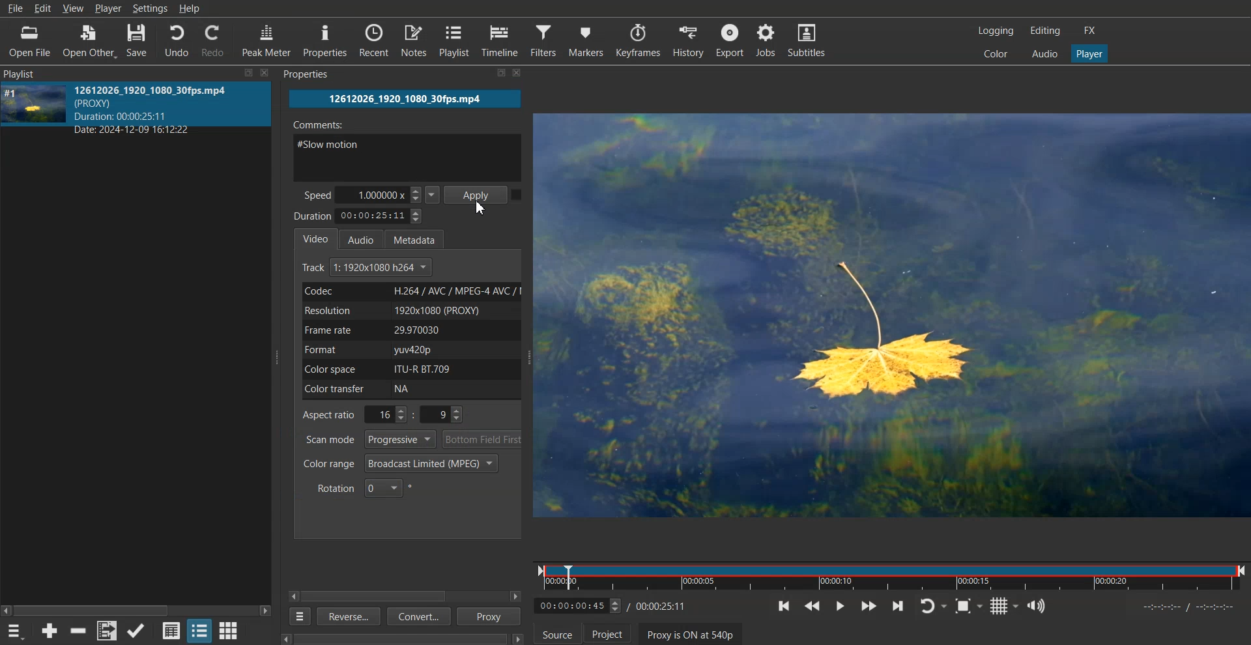 Image resolution: width=1251 pixels, height=645 pixels. What do you see at coordinates (1037, 606) in the screenshot?
I see `Show the volume control` at bounding box center [1037, 606].